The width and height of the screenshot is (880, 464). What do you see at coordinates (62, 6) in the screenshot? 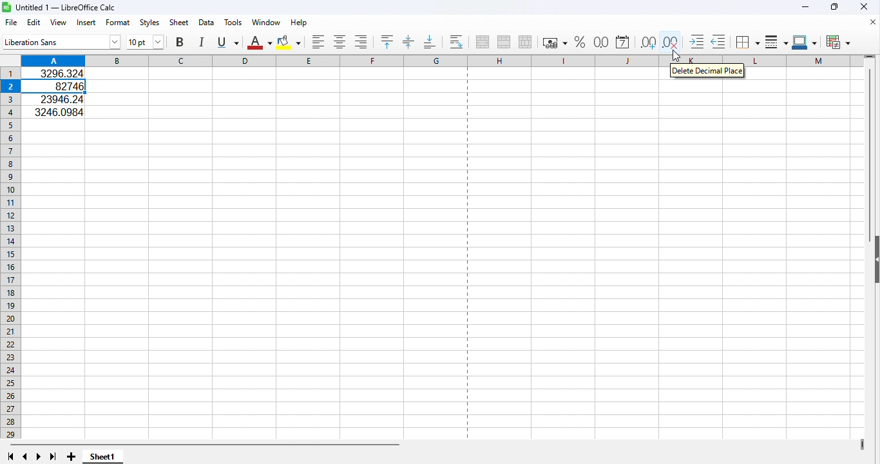
I see `Untitled 1 — LibreOffice Calc.` at bounding box center [62, 6].